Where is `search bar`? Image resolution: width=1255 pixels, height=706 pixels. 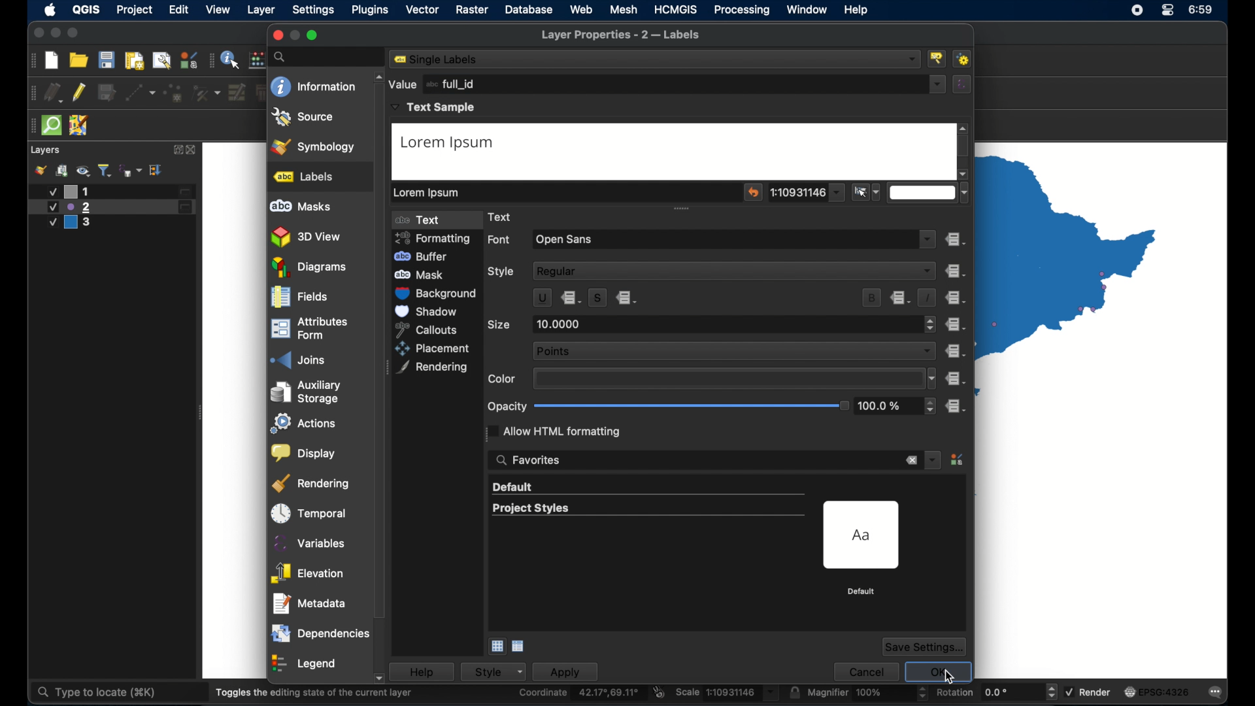
search bar is located at coordinates (329, 57).